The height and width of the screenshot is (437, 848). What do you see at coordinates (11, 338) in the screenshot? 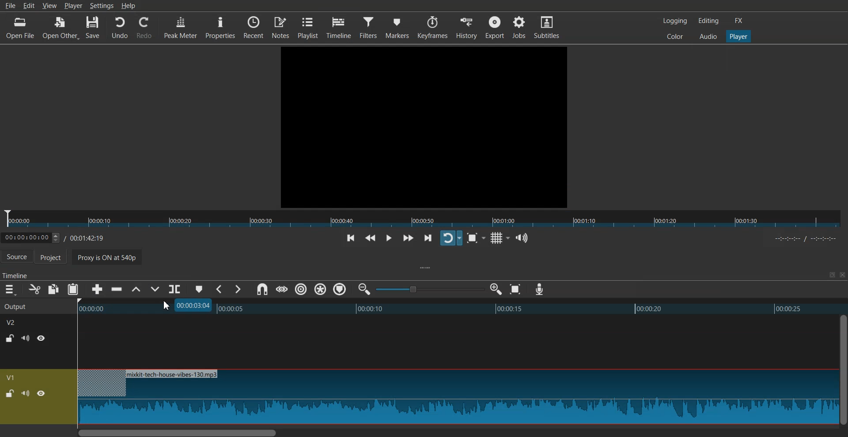
I see `Lock / UnLock` at bounding box center [11, 338].